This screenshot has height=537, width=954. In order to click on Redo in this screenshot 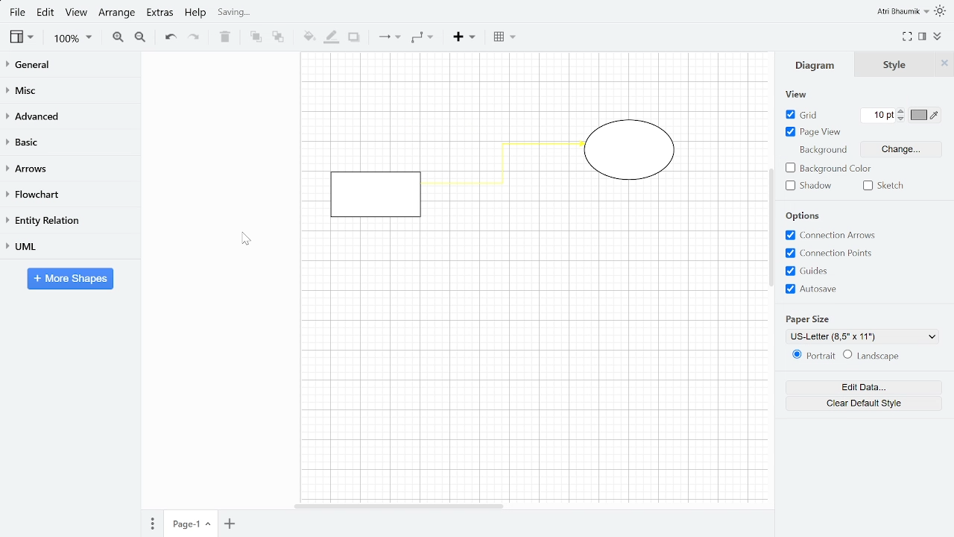, I will do `click(194, 37)`.